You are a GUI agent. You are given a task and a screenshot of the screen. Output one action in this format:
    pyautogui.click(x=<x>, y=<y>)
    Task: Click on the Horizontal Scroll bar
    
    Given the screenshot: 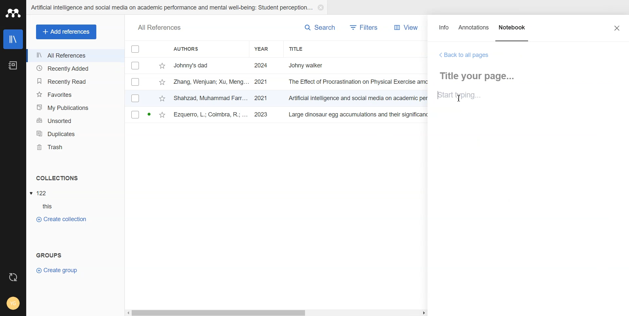 What is the action you would take?
    pyautogui.click(x=277, y=312)
    